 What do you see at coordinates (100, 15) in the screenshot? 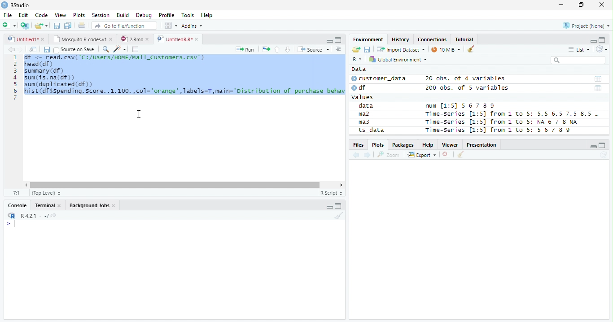
I see `Session` at bounding box center [100, 15].